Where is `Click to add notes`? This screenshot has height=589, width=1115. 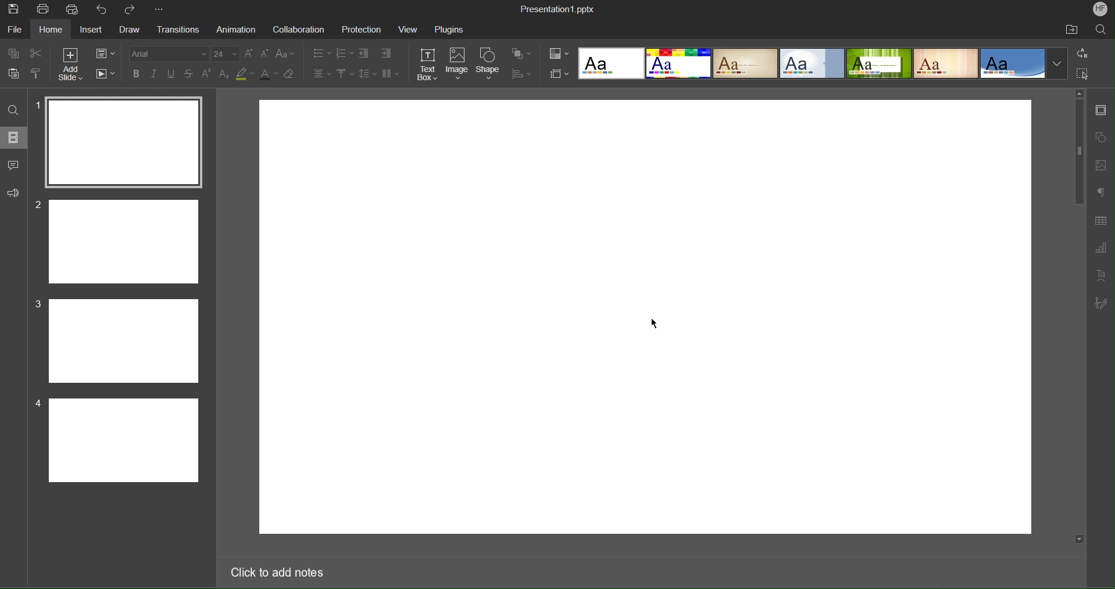 Click to add notes is located at coordinates (281, 570).